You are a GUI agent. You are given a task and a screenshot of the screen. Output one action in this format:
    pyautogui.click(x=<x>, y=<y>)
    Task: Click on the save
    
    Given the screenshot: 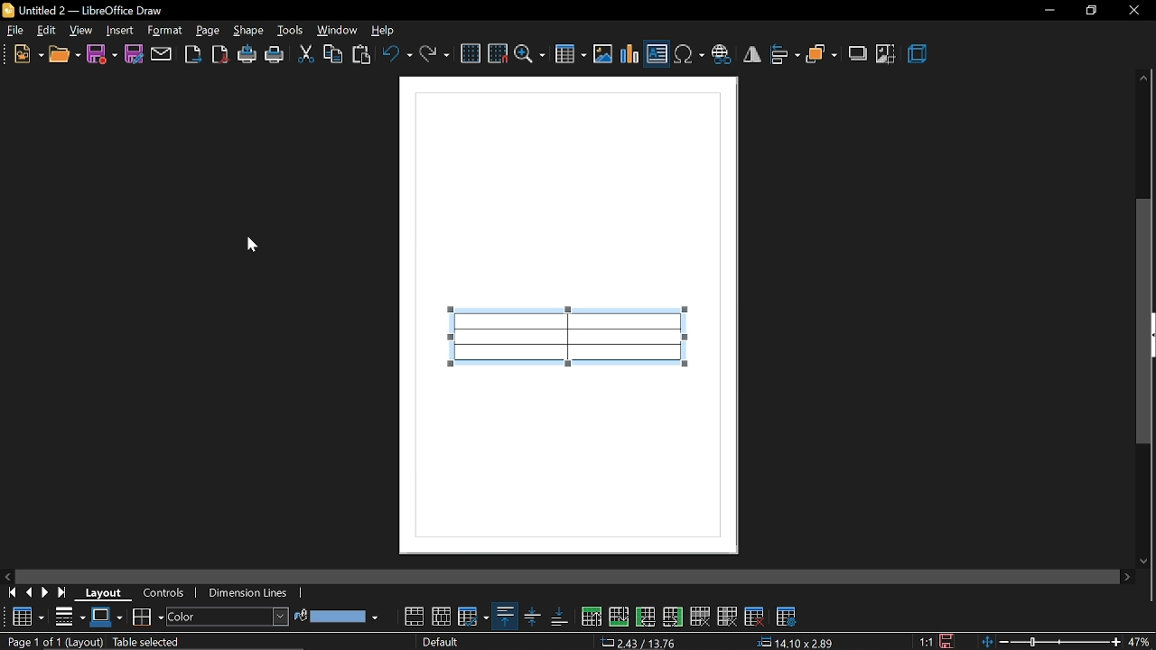 What is the action you would take?
    pyautogui.click(x=945, y=641)
    